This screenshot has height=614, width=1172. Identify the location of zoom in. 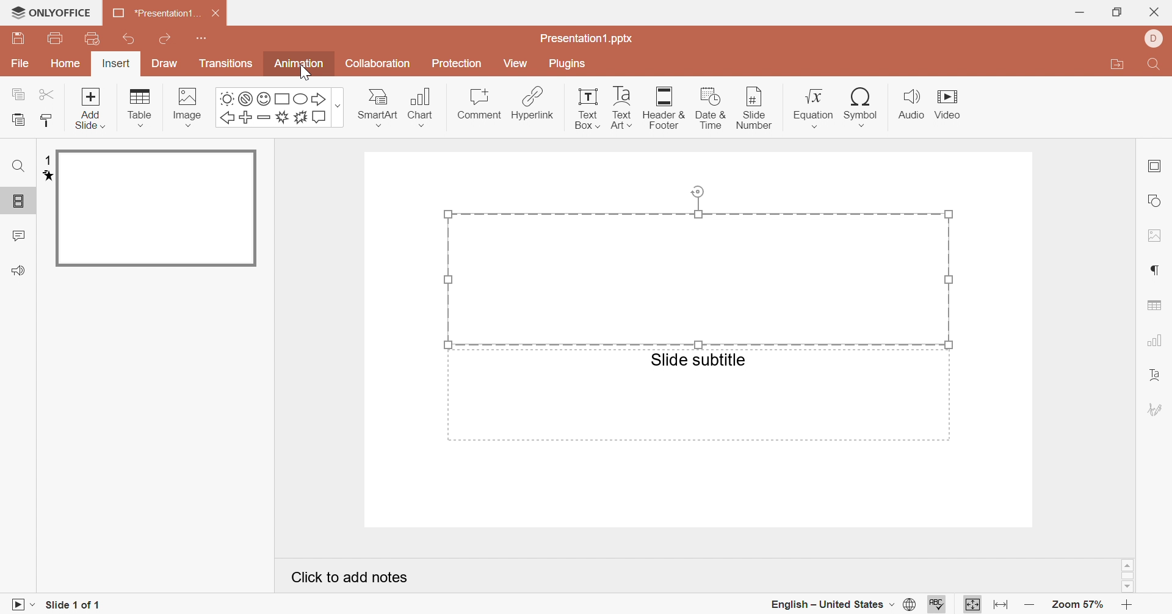
(1129, 605).